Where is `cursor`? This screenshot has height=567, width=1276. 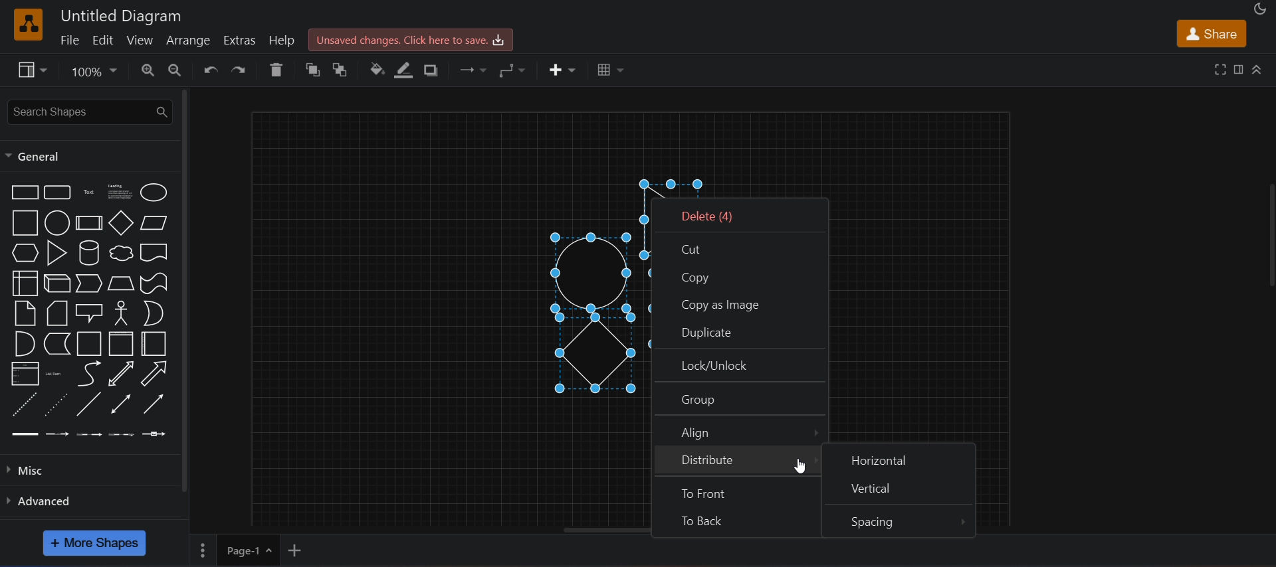 cursor is located at coordinates (800, 467).